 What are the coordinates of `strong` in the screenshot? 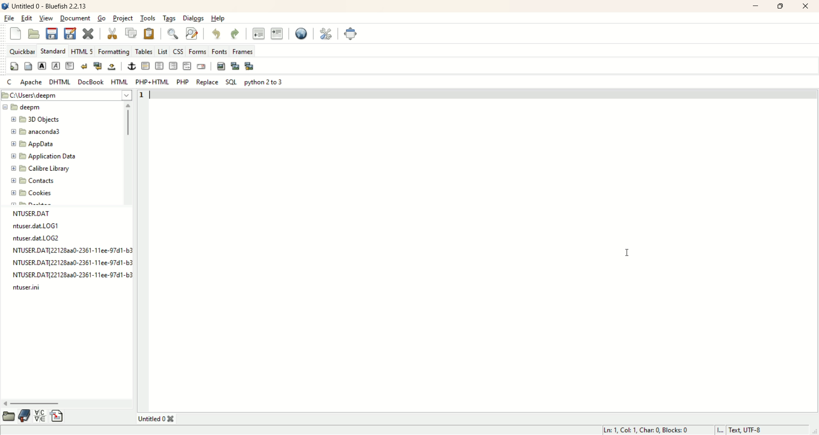 It's located at (41, 66).